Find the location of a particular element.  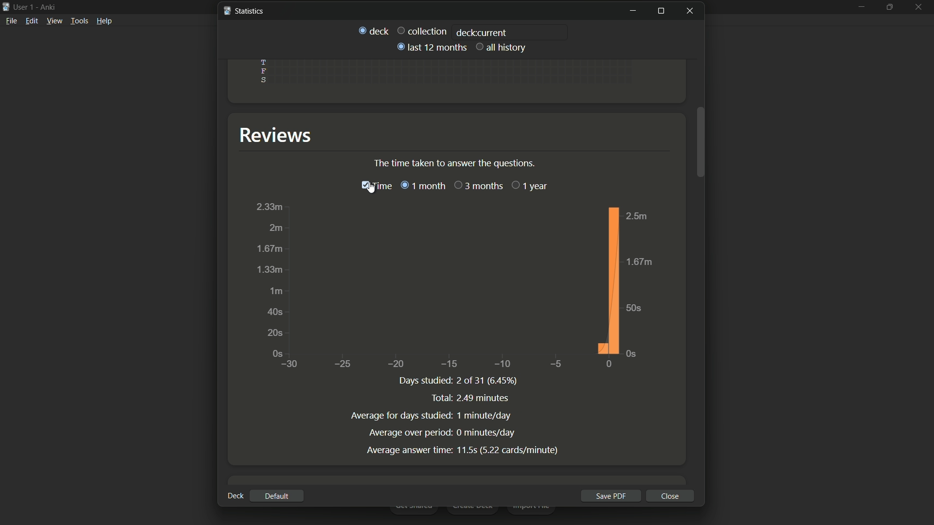

edit menu is located at coordinates (32, 21).